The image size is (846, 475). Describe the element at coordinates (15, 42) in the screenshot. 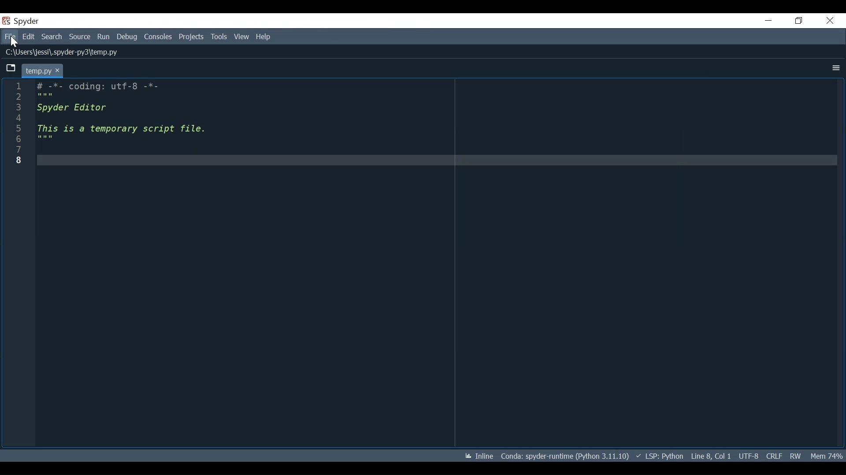

I see `Cursor` at that location.